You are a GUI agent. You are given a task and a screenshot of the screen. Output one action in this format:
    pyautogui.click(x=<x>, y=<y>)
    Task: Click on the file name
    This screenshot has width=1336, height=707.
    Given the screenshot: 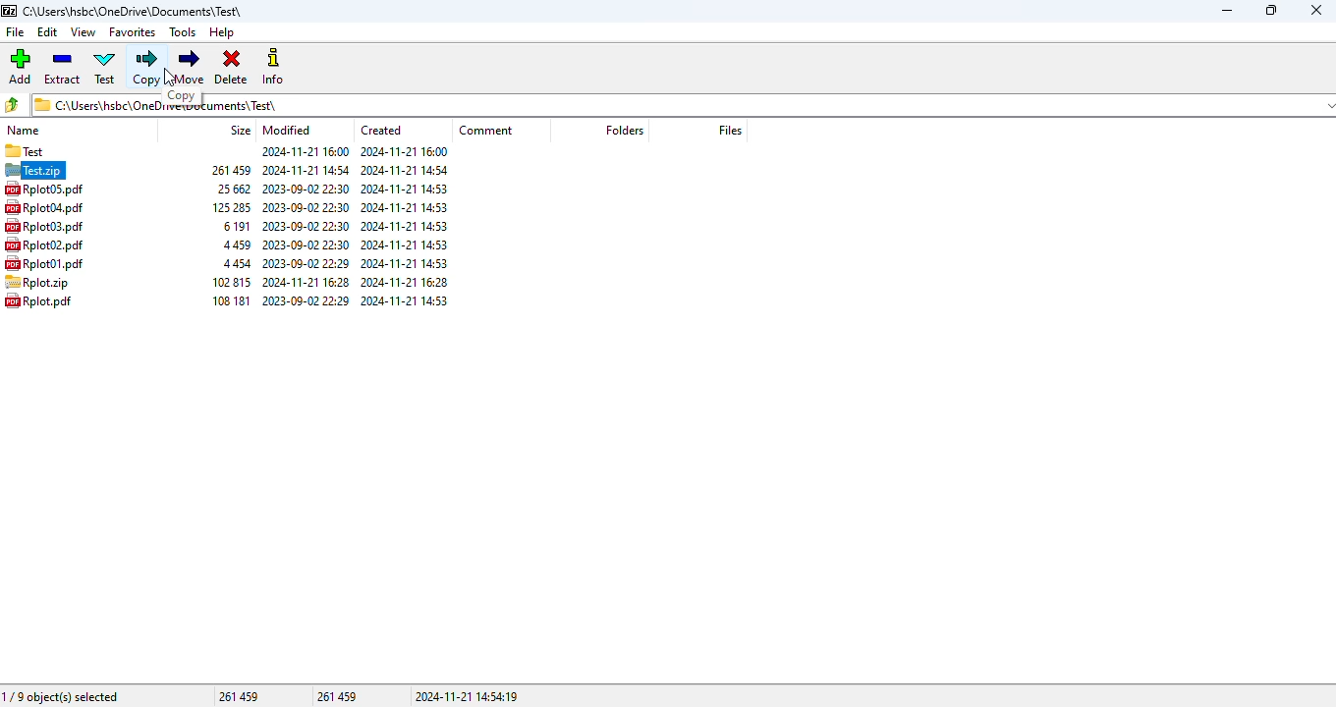 What is the action you would take?
    pyautogui.click(x=43, y=244)
    